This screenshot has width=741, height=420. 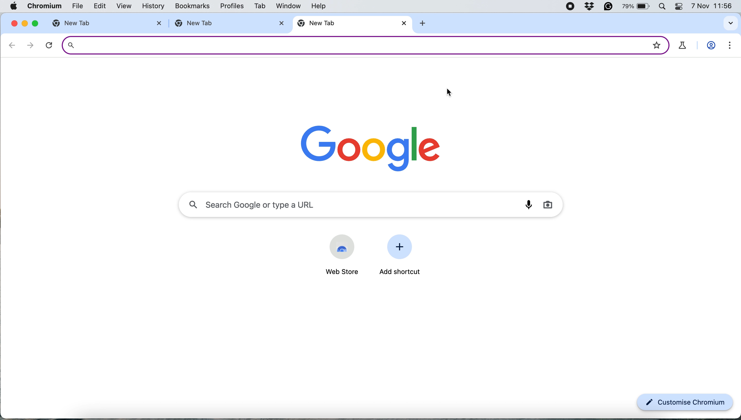 I want to click on close, so click(x=157, y=23).